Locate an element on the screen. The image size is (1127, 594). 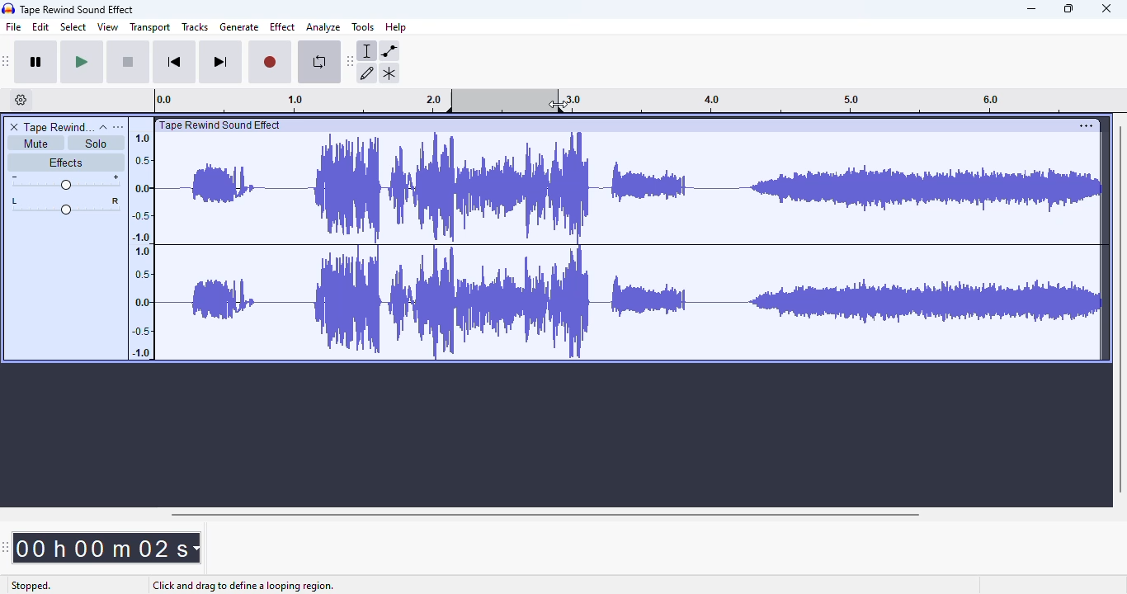
edit is located at coordinates (41, 27).